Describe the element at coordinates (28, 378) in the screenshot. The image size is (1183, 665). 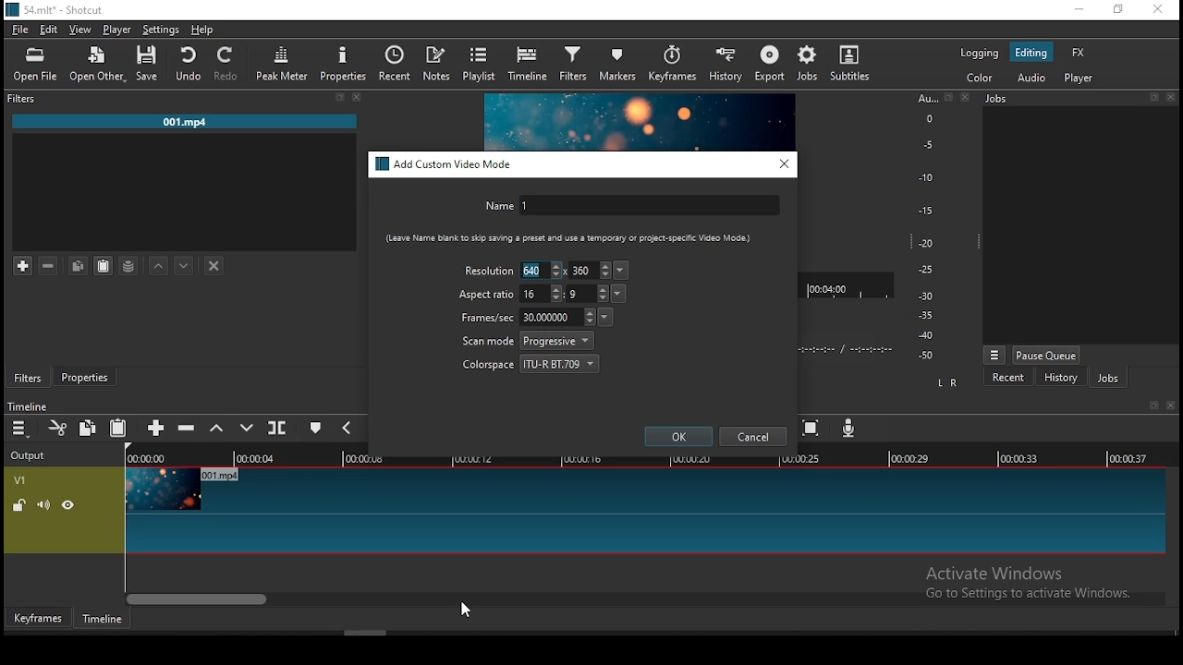
I see `filters` at that location.